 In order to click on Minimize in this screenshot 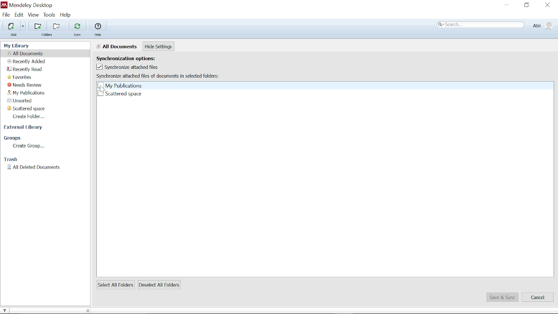, I will do `click(507, 5)`.